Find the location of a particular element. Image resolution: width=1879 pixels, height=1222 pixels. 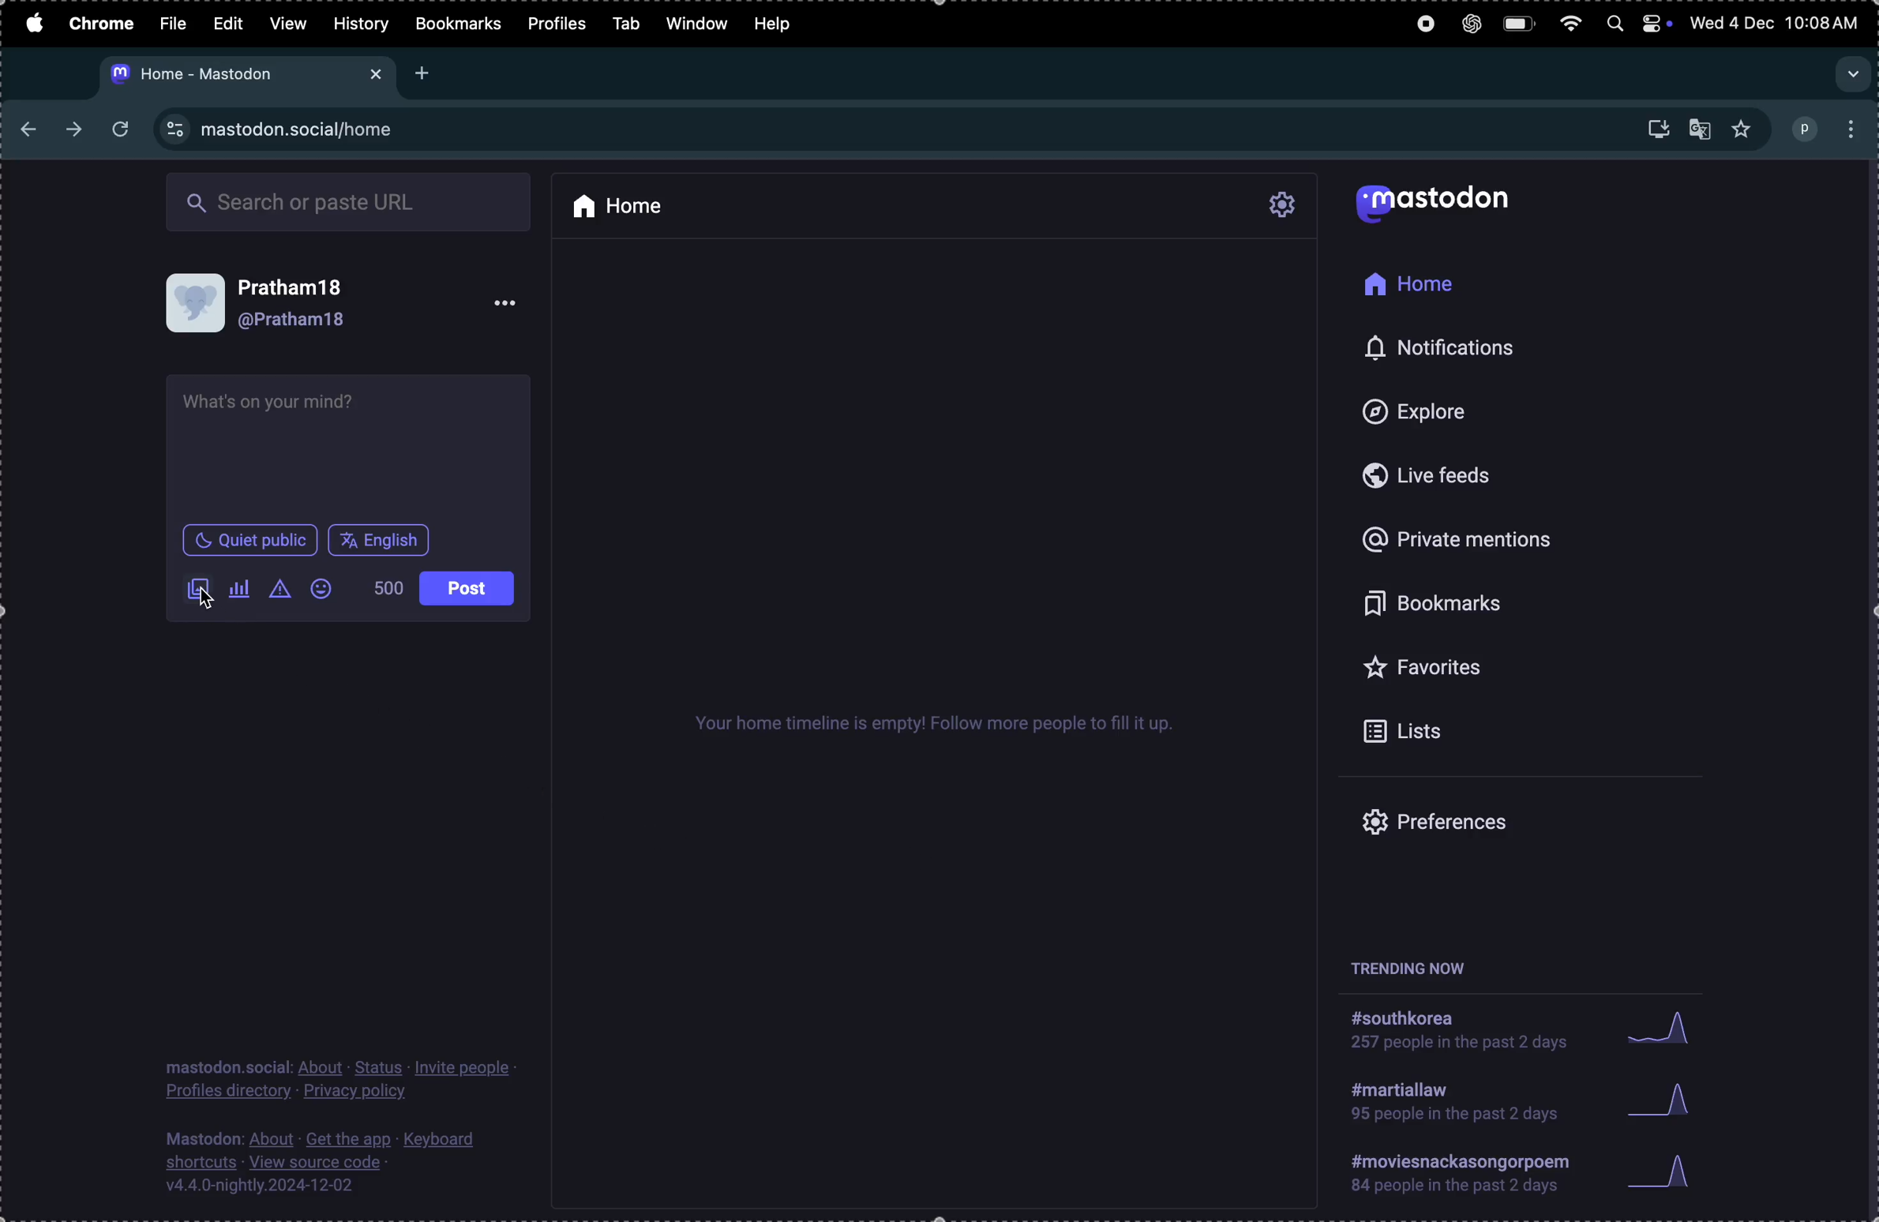

Mastodon is located at coordinates (1442, 201).